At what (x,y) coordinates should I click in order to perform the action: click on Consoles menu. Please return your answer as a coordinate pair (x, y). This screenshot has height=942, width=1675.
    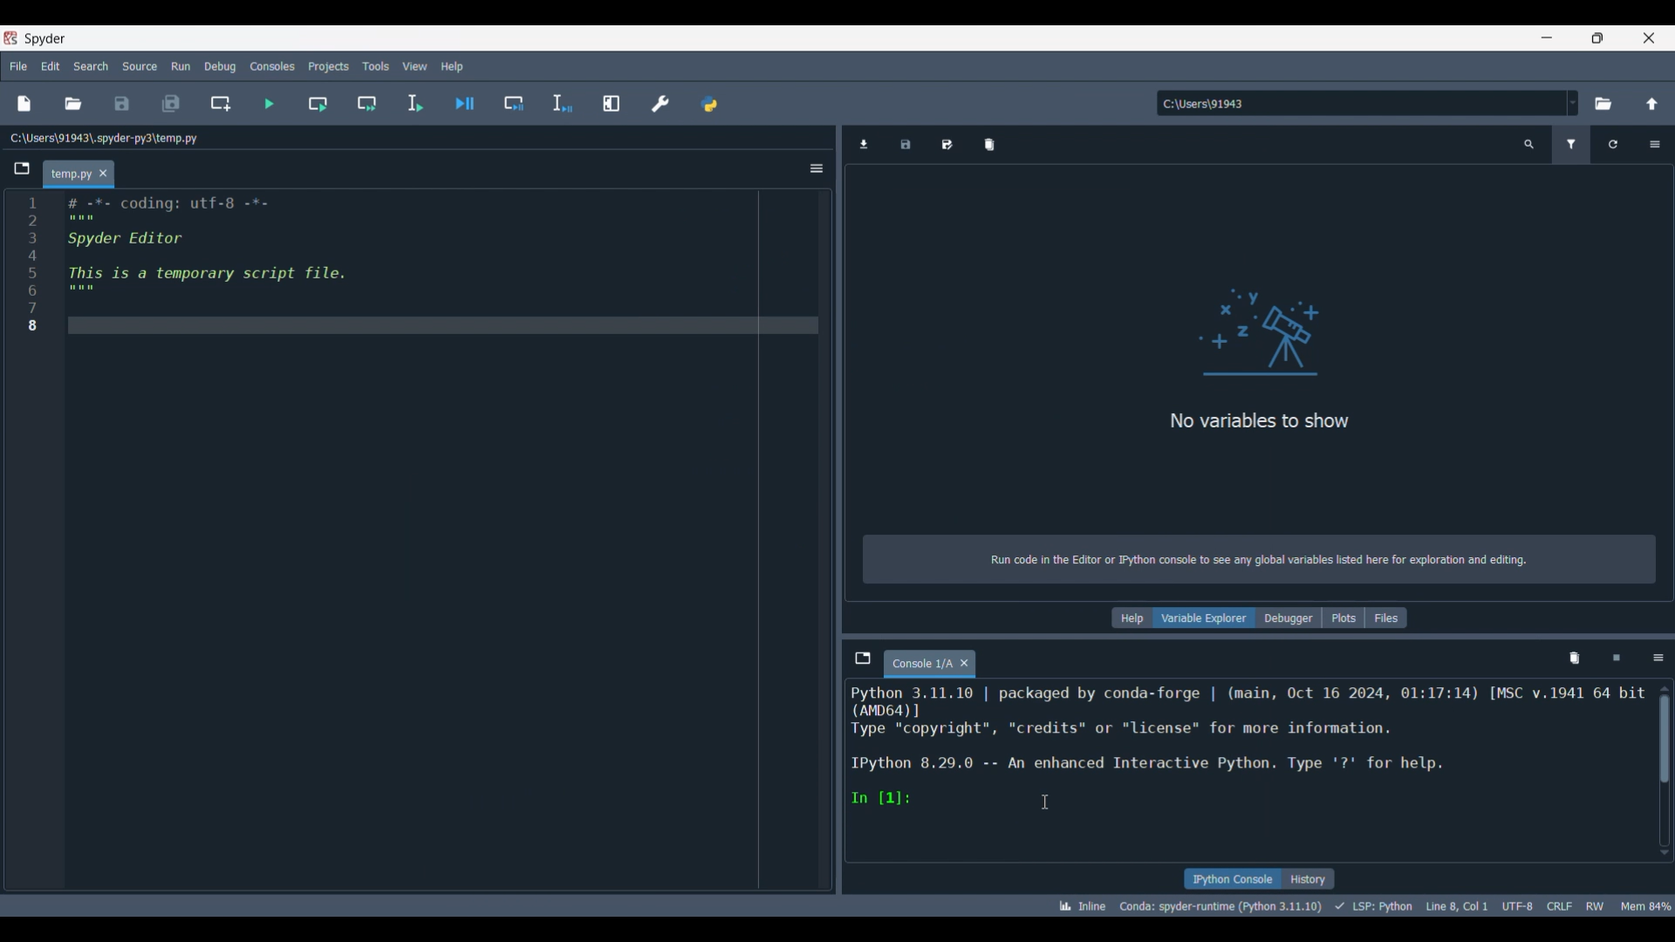
    Looking at the image, I should click on (273, 66).